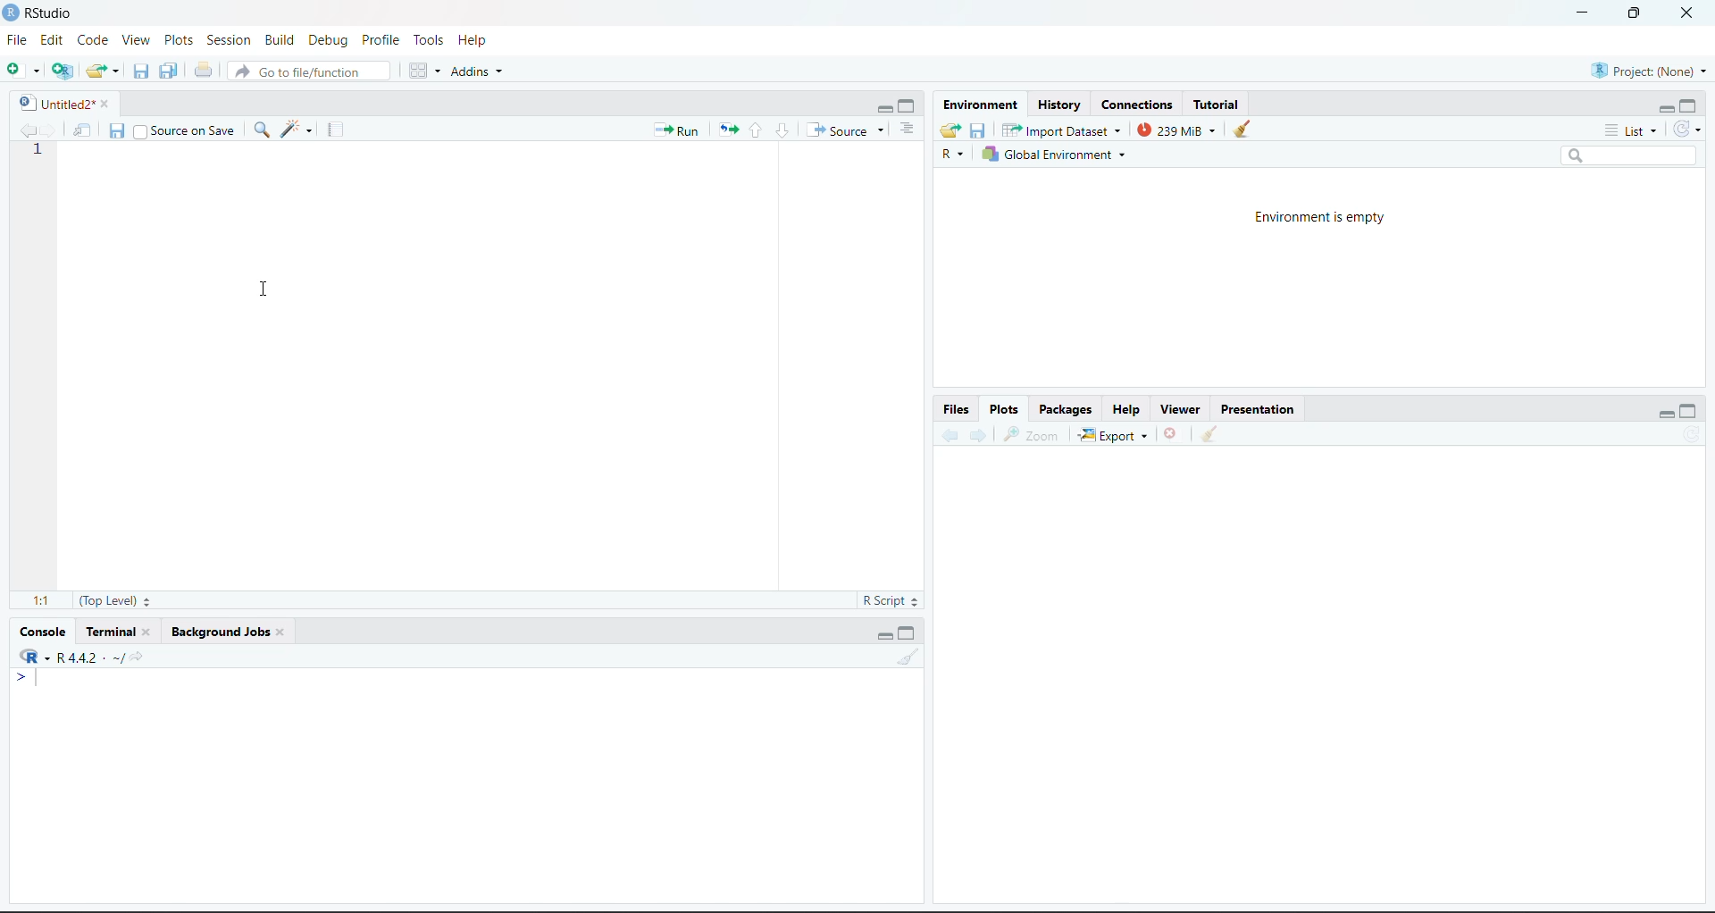 This screenshot has height=913, width=1715. Describe the element at coordinates (677, 128) in the screenshot. I see `Run the current line or selection (Ctrl + Enter)` at that location.